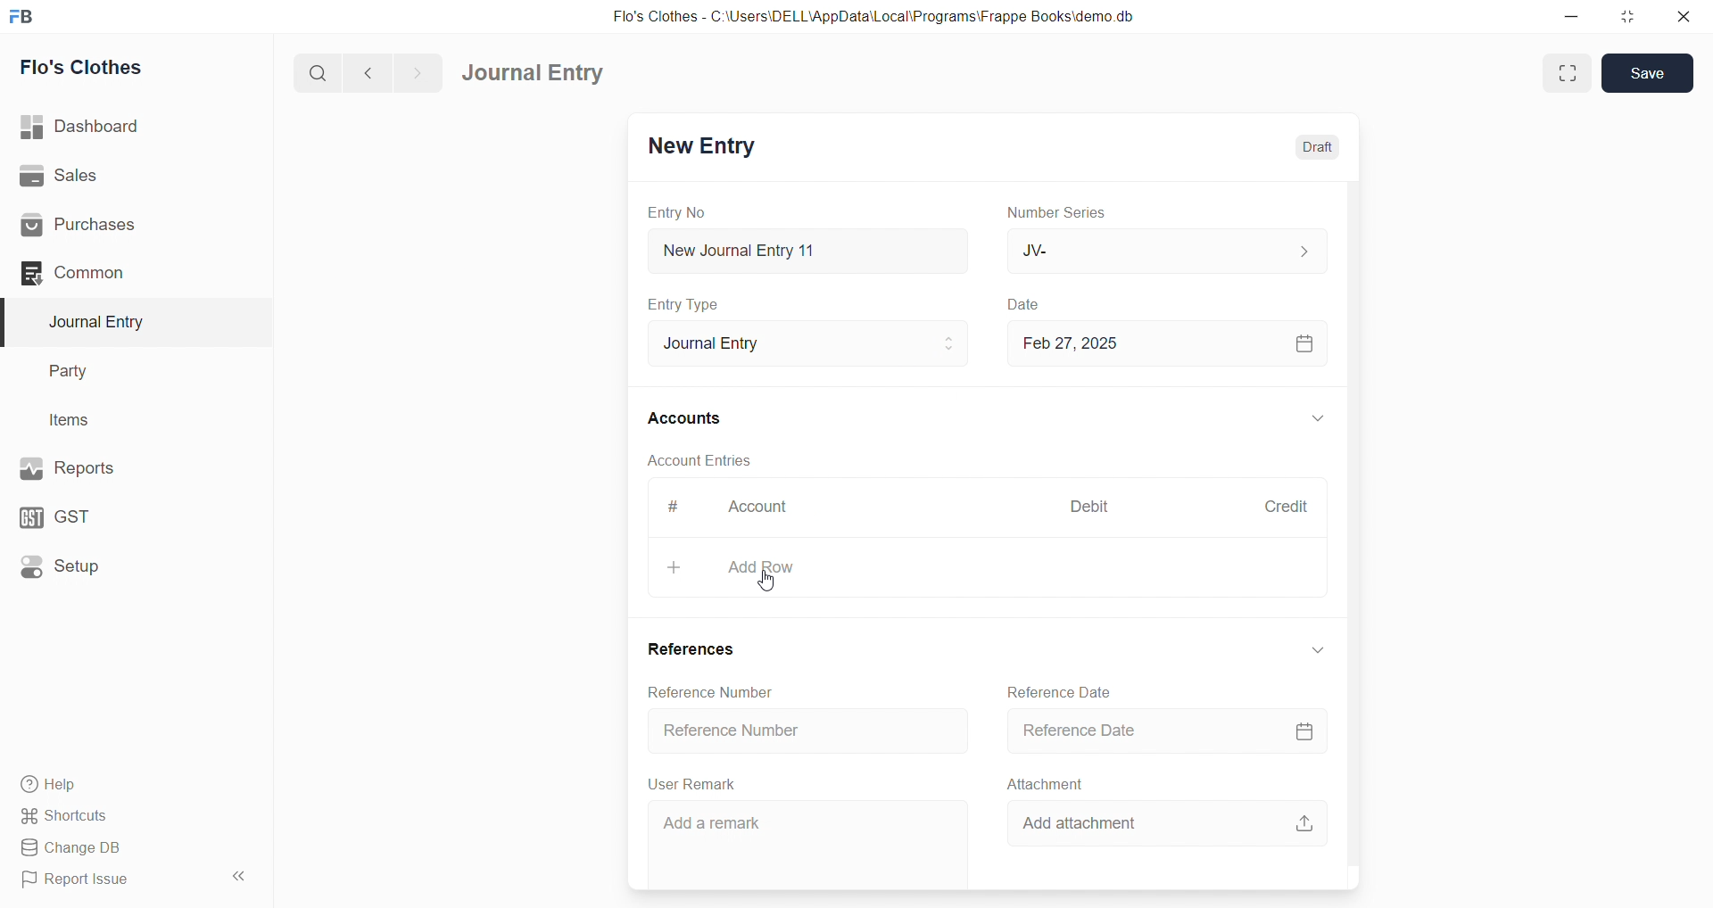  I want to click on | Dashboard, so click(97, 128).